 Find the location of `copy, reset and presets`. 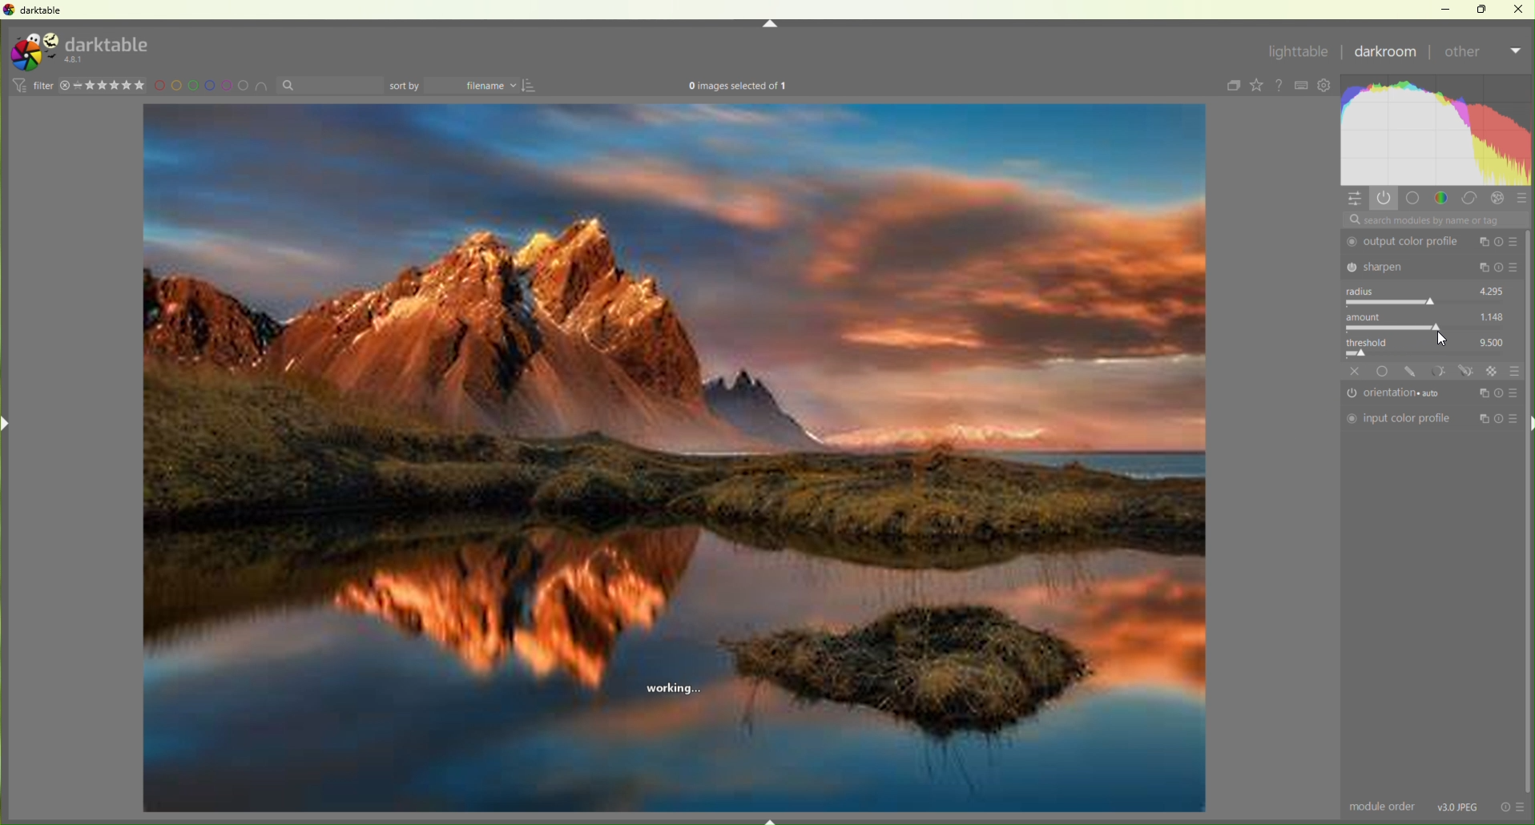

copy, reset and presets is located at coordinates (1499, 420).